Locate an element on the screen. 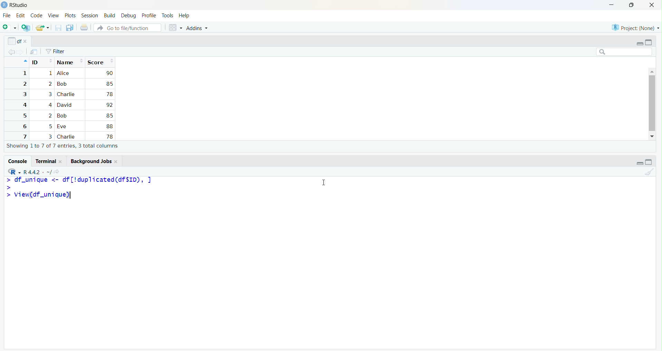  maximize is located at coordinates (649, 42).